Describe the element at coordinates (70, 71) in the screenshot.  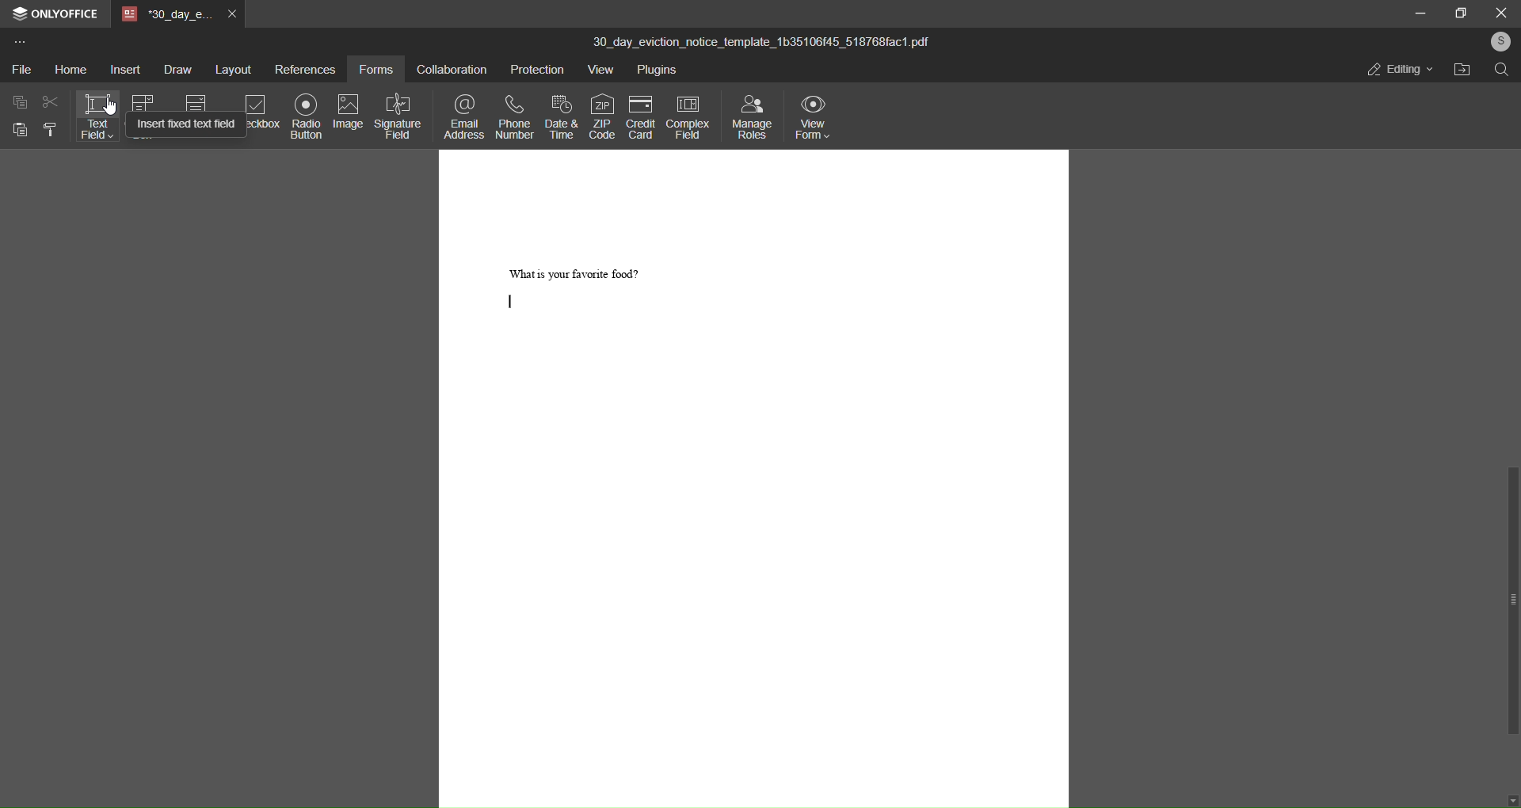
I see `home` at that location.